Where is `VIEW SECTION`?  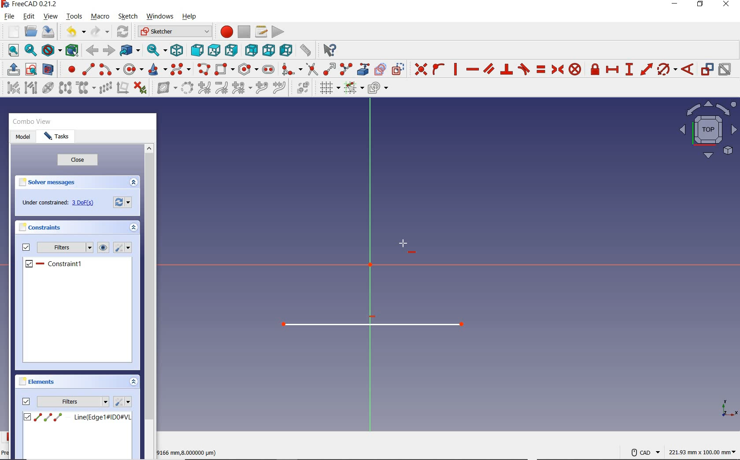
VIEW SECTION is located at coordinates (48, 69).